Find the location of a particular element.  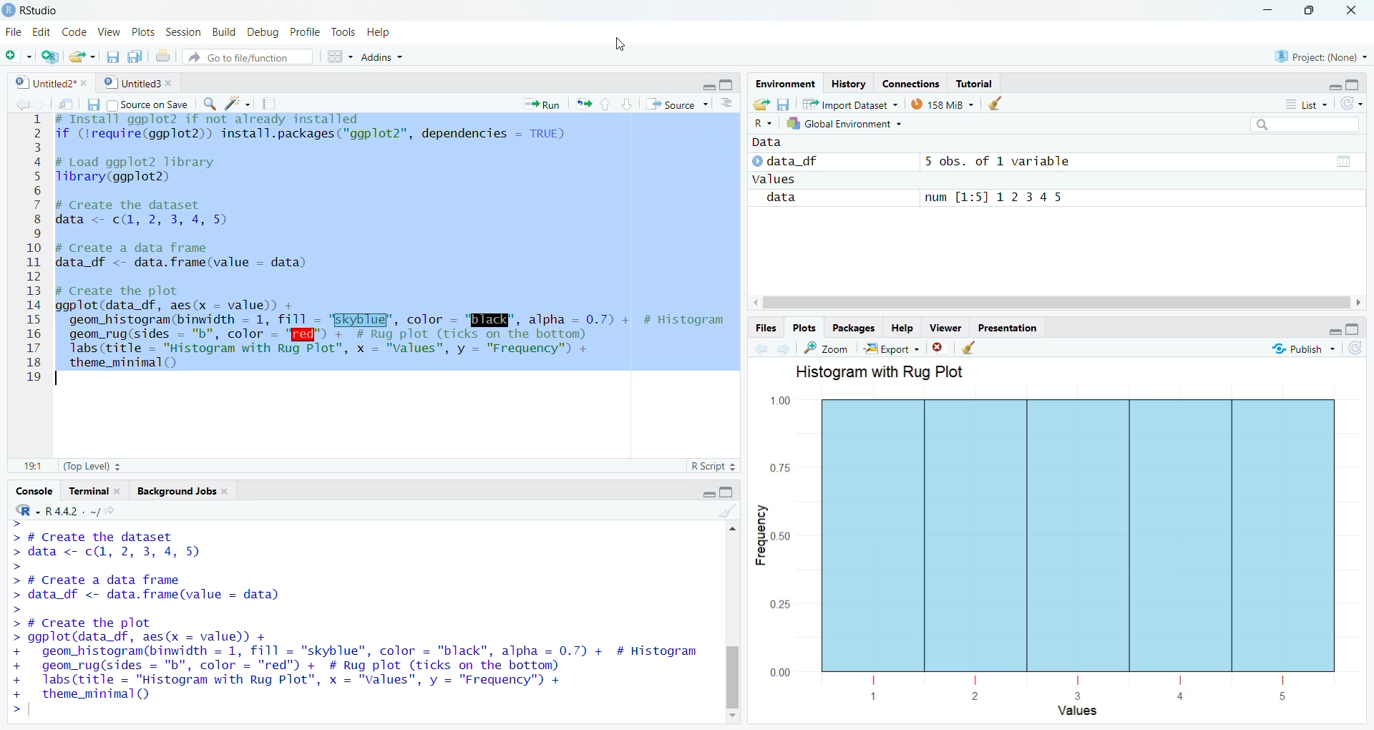

View is located at coordinates (109, 31).